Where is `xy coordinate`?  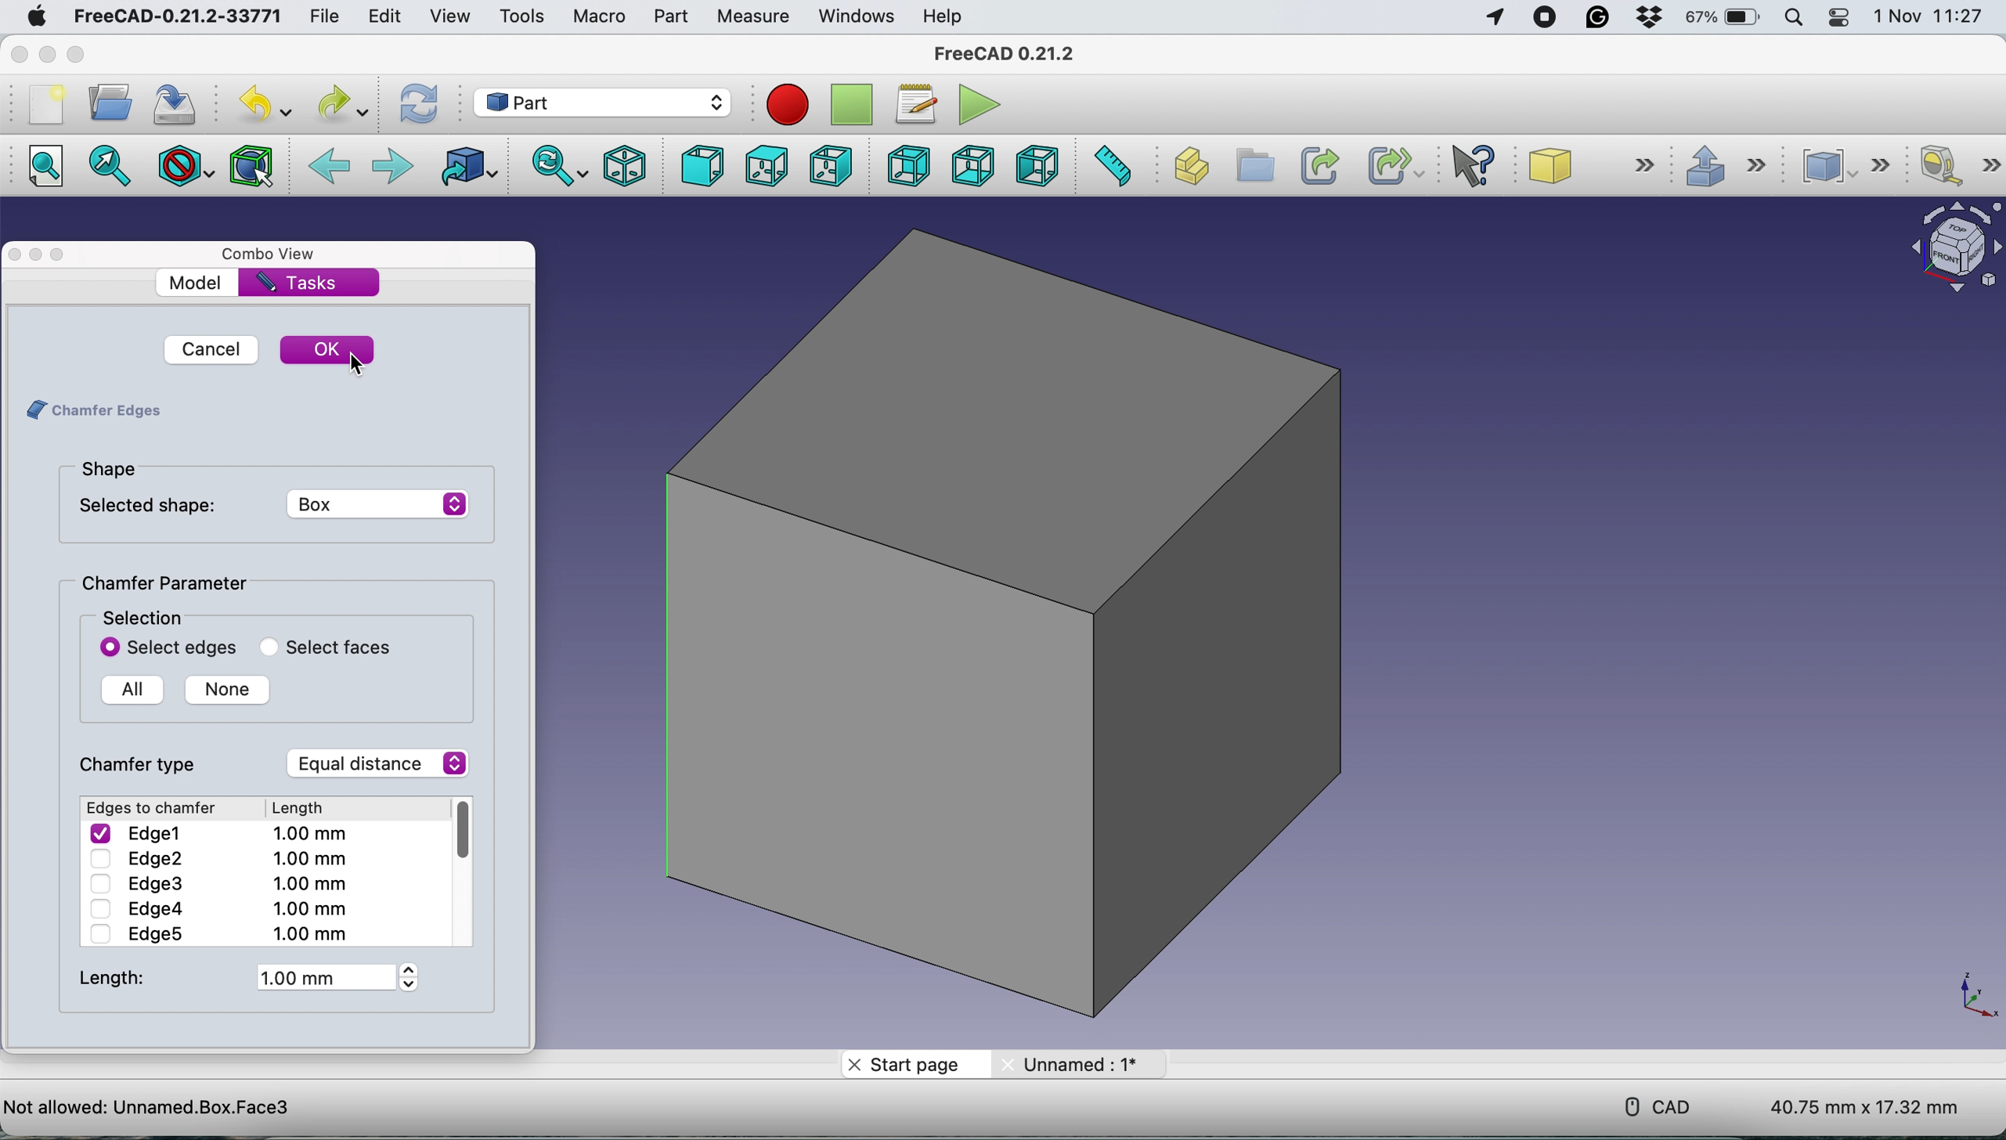
xy coordinate is located at coordinates (1971, 991).